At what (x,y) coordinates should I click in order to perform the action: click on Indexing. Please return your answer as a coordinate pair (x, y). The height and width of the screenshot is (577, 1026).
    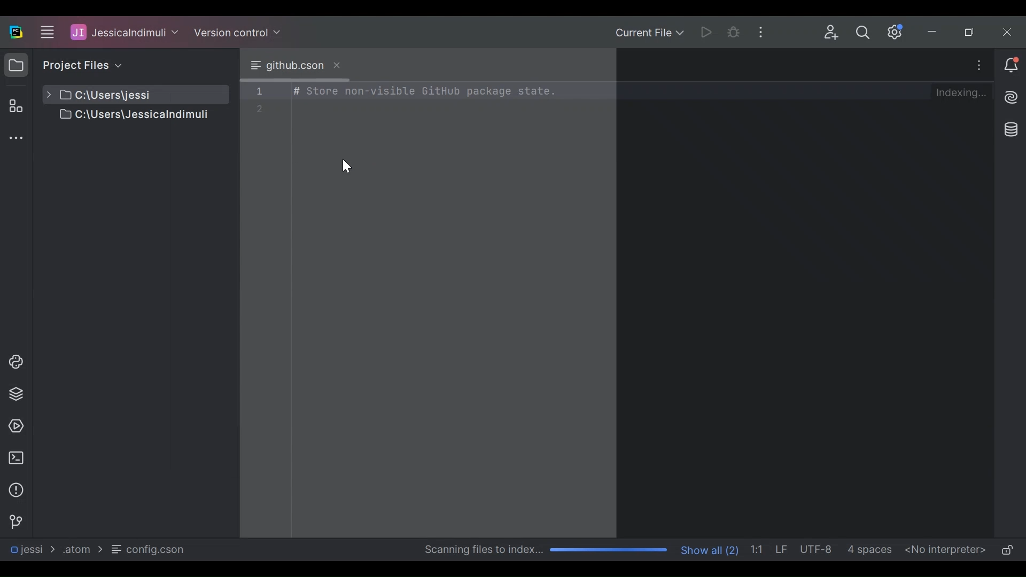
    Looking at the image, I should click on (963, 92).